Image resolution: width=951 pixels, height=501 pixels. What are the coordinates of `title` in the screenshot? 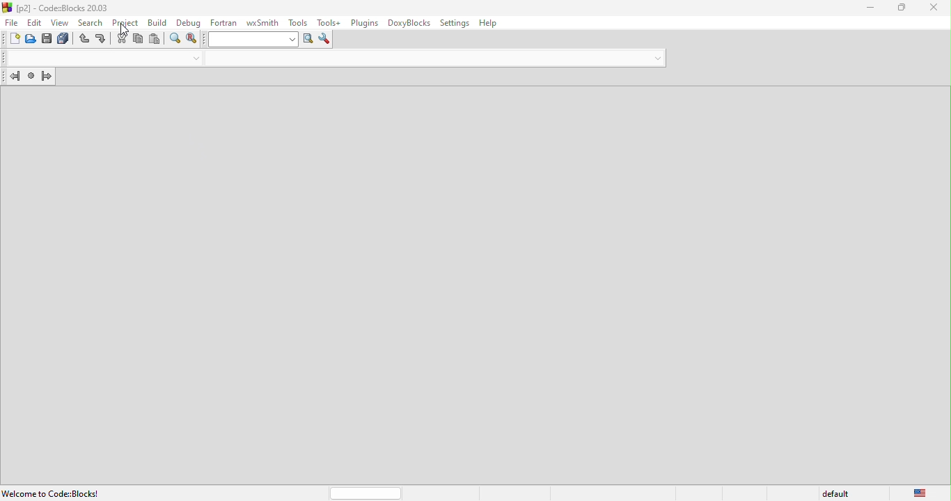 It's located at (58, 7).